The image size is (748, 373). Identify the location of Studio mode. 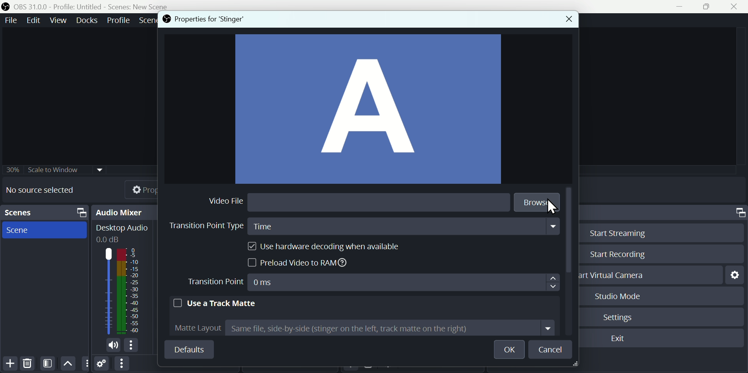
(615, 296).